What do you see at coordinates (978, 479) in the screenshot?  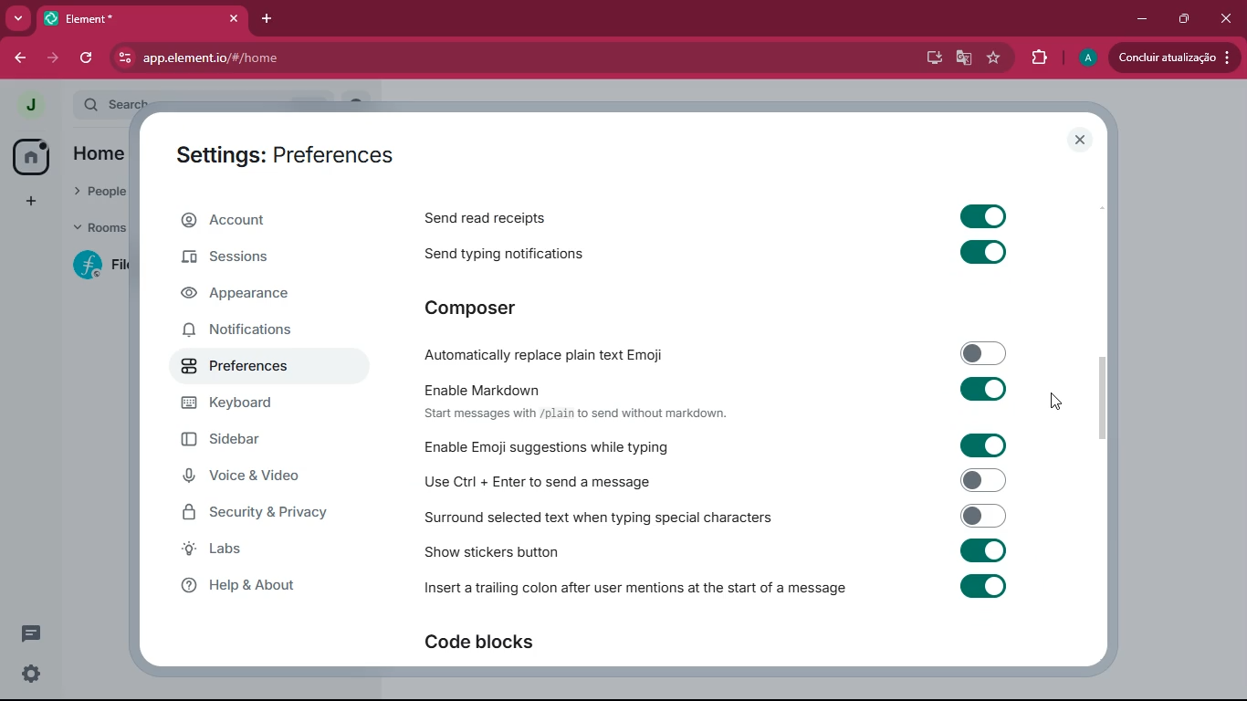 I see `toggle on or off` at bounding box center [978, 479].